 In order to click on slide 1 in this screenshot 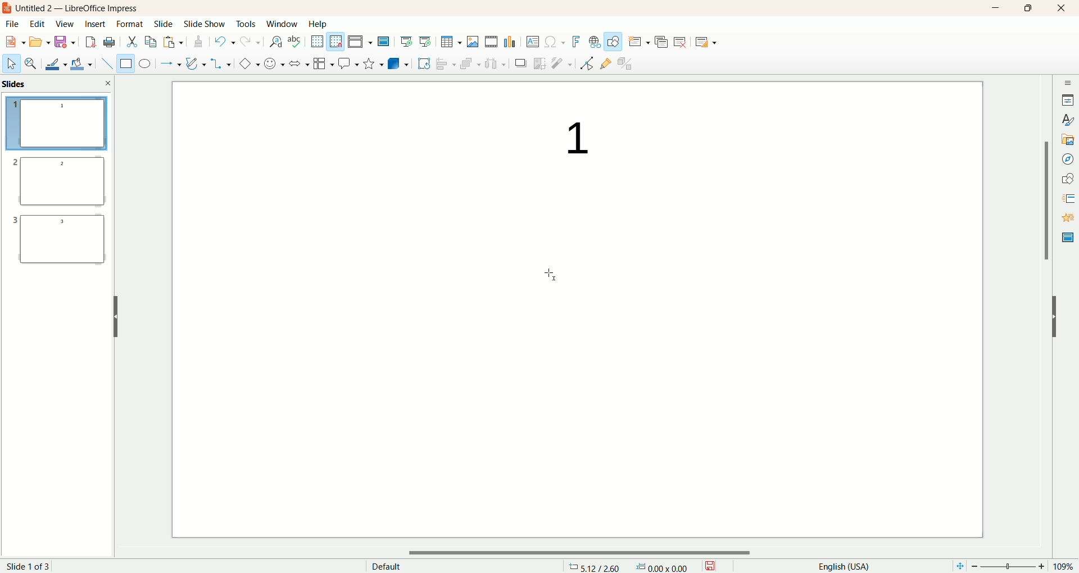, I will do `click(57, 125)`.